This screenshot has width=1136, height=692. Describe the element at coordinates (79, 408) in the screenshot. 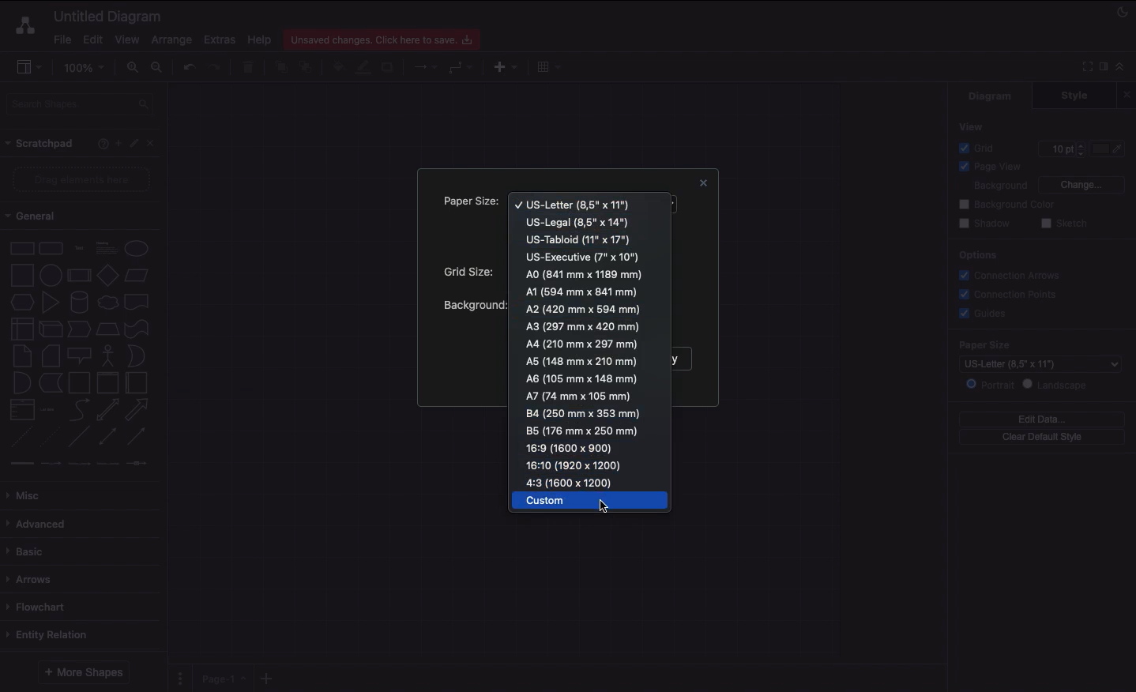

I see `Curved arrow` at that location.